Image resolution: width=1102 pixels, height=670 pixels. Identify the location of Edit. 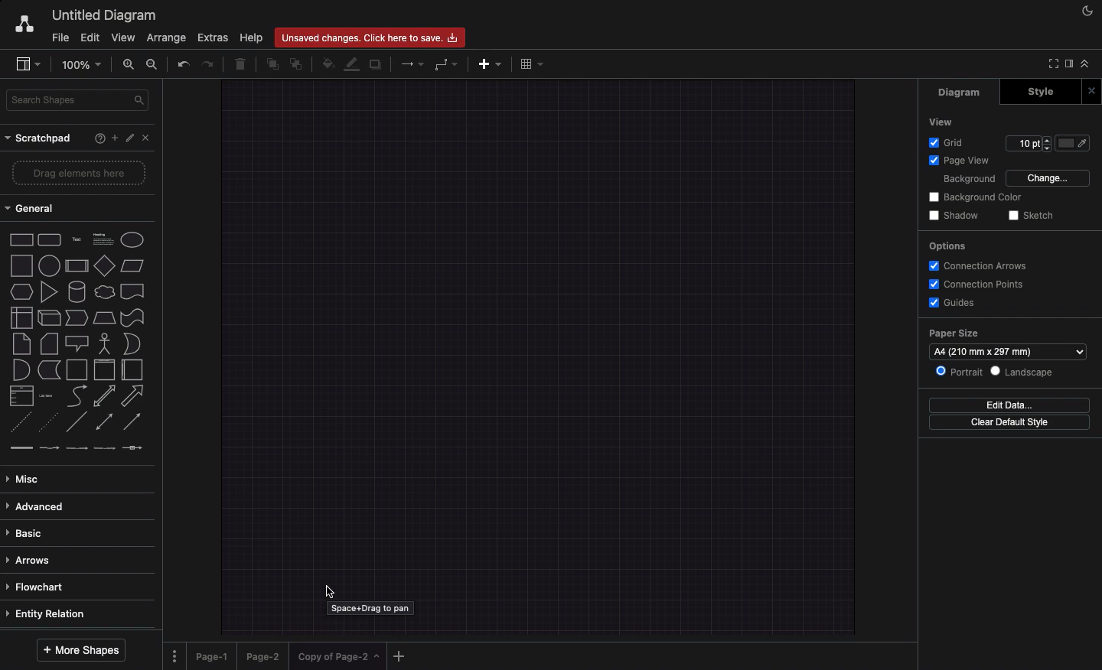
(129, 138).